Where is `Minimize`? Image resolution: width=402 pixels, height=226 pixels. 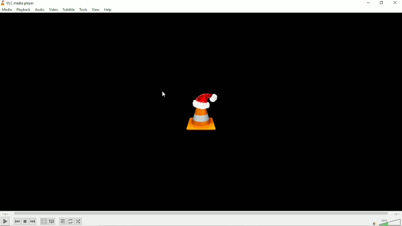
Minimize is located at coordinates (369, 3).